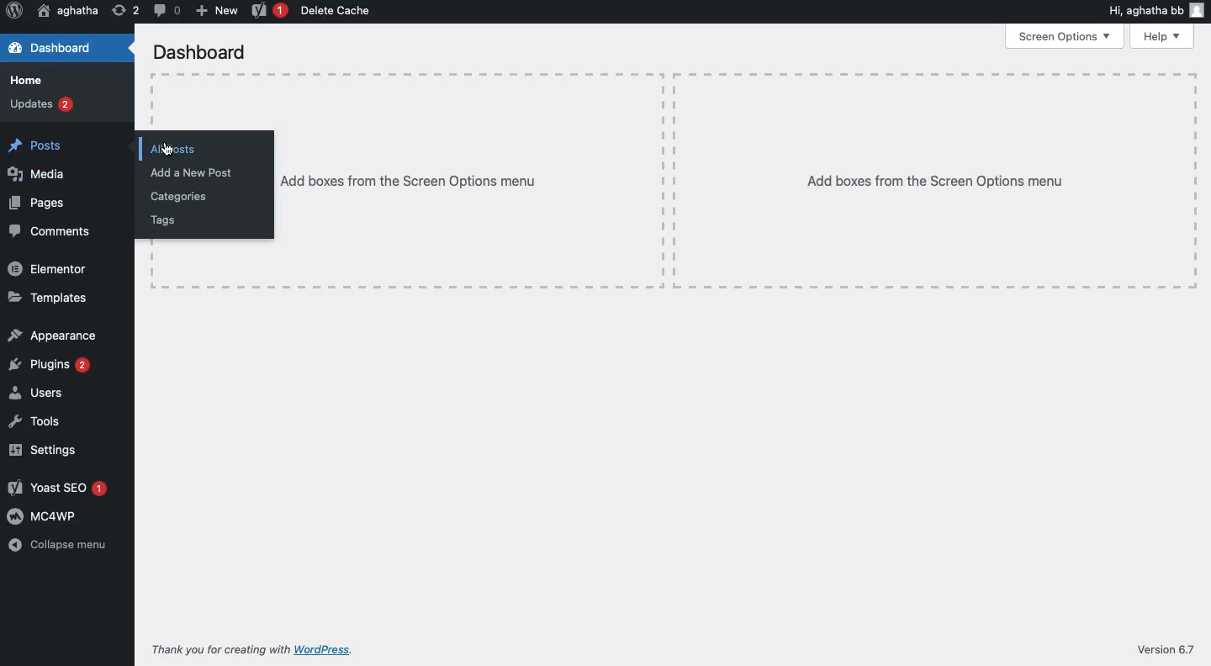 The width and height of the screenshot is (1211, 666). Describe the element at coordinates (166, 220) in the screenshot. I see `Tags` at that location.